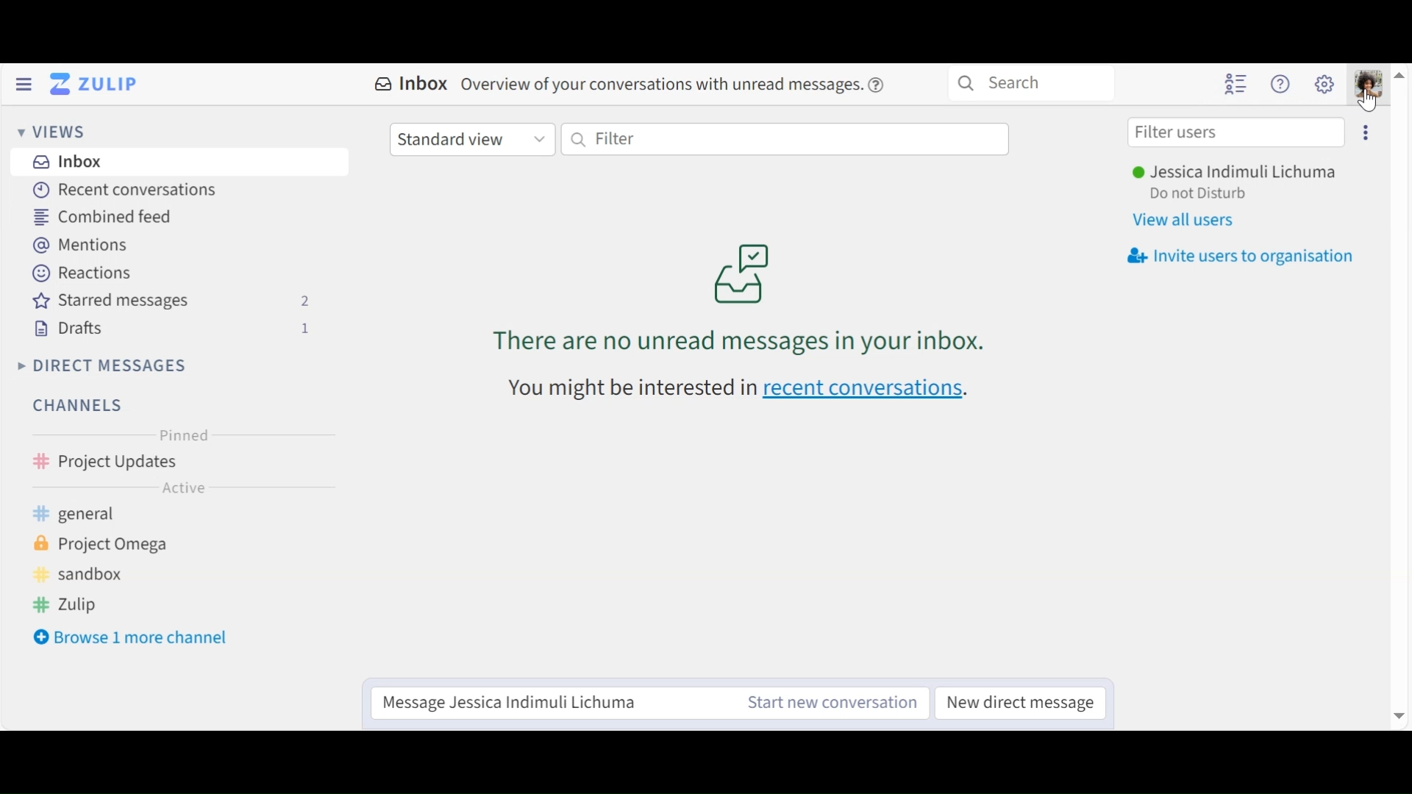 The width and height of the screenshot is (1412, 794). What do you see at coordinates (746, 287) in the screenshot?
I see `Overview of conversations with unread messages` at bounding box center [746, 287].